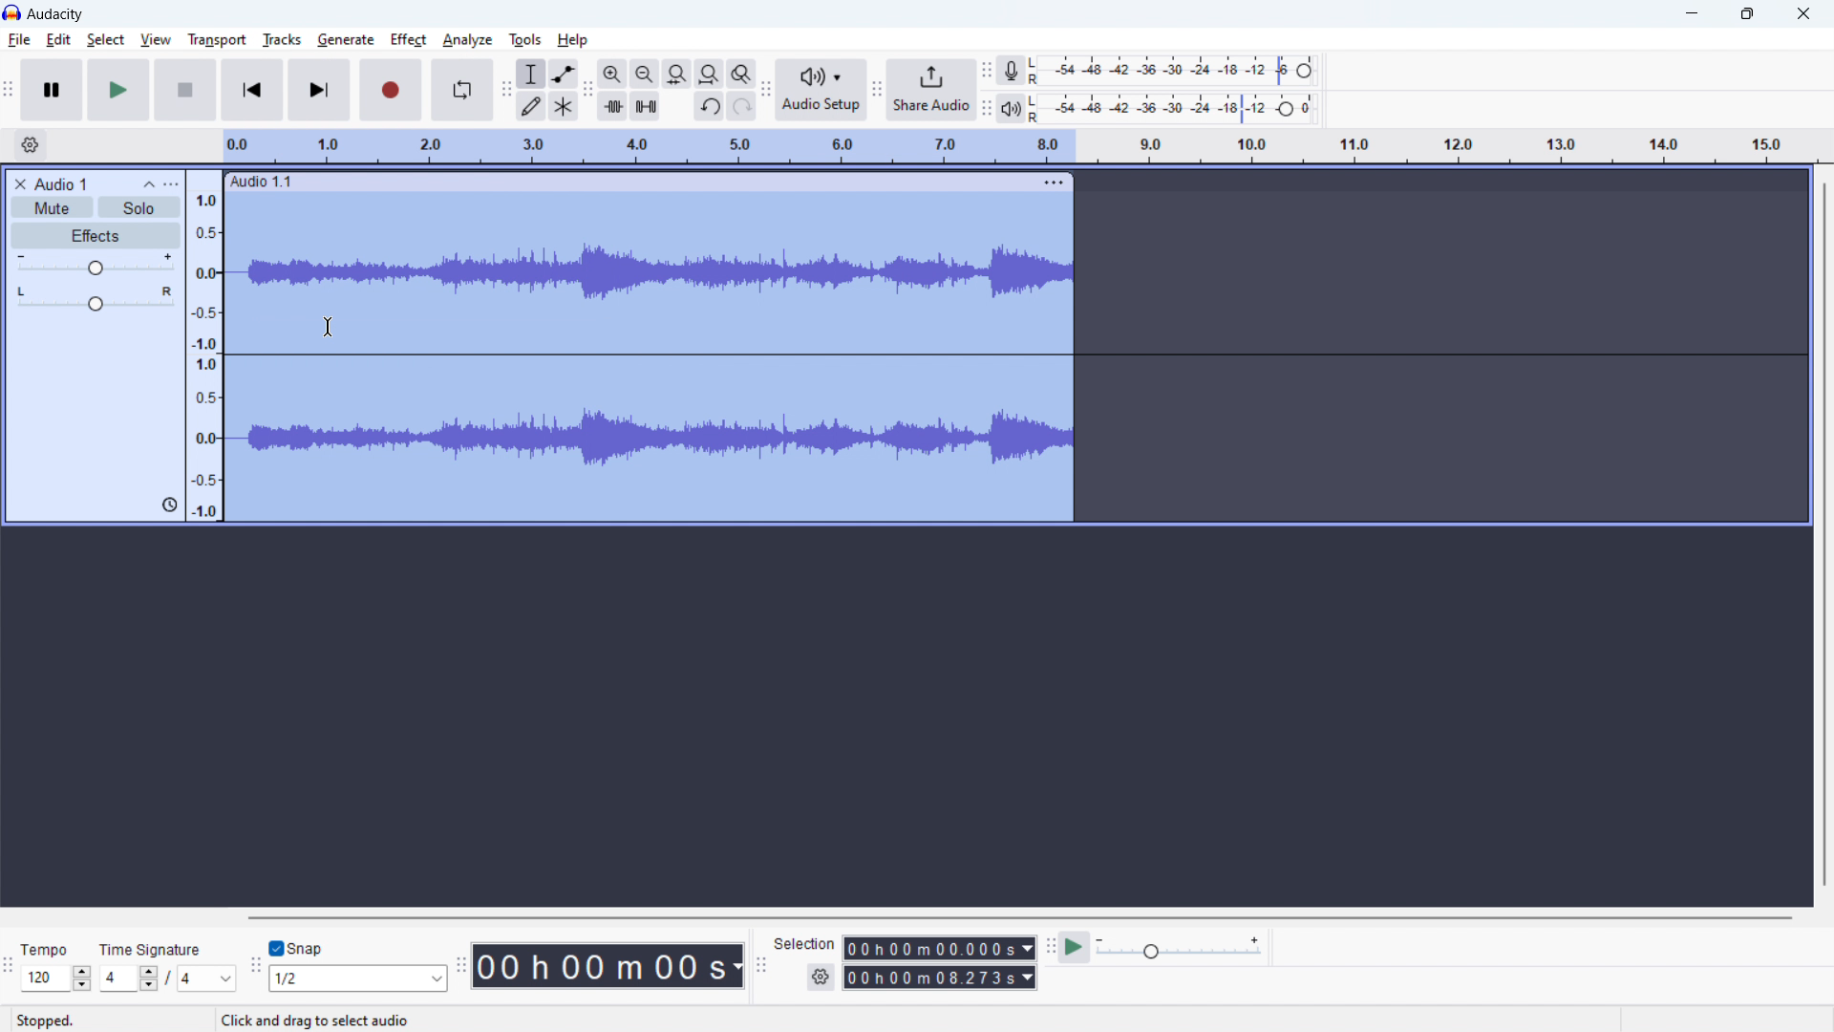  I want to click on playback speed, so click(1180, 948).